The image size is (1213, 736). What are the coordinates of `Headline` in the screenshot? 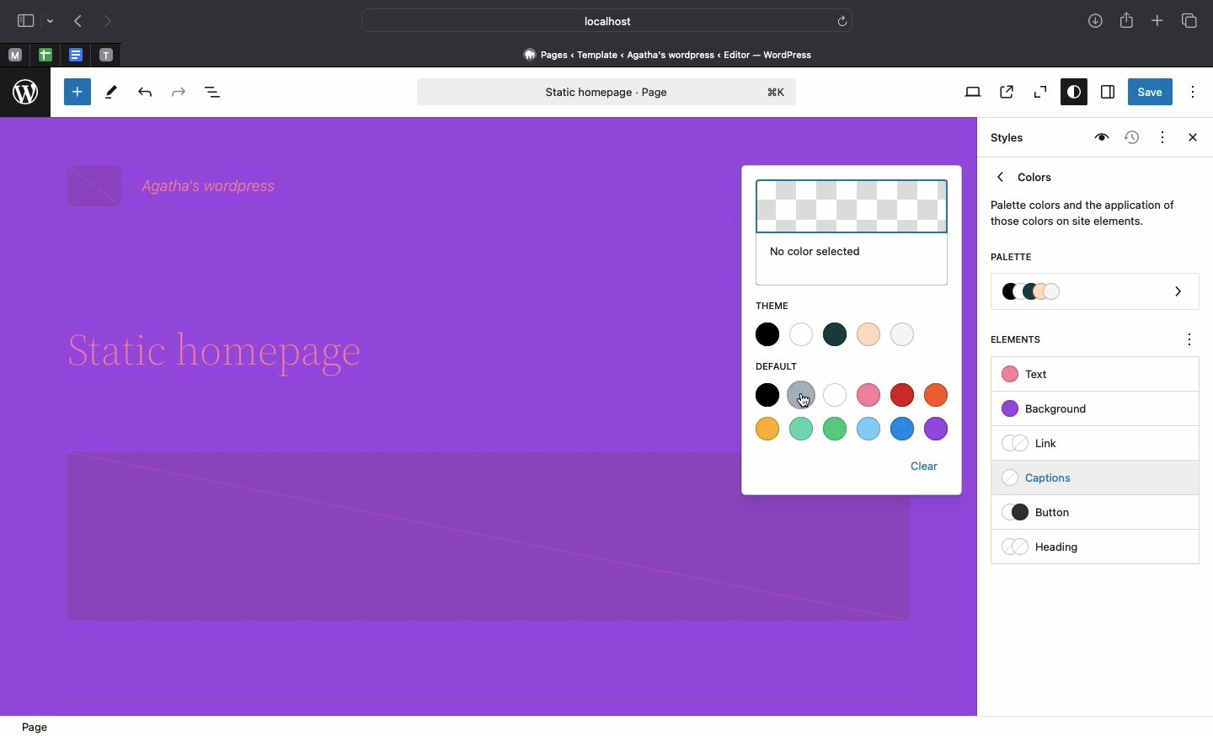 It's located at (229, 354).